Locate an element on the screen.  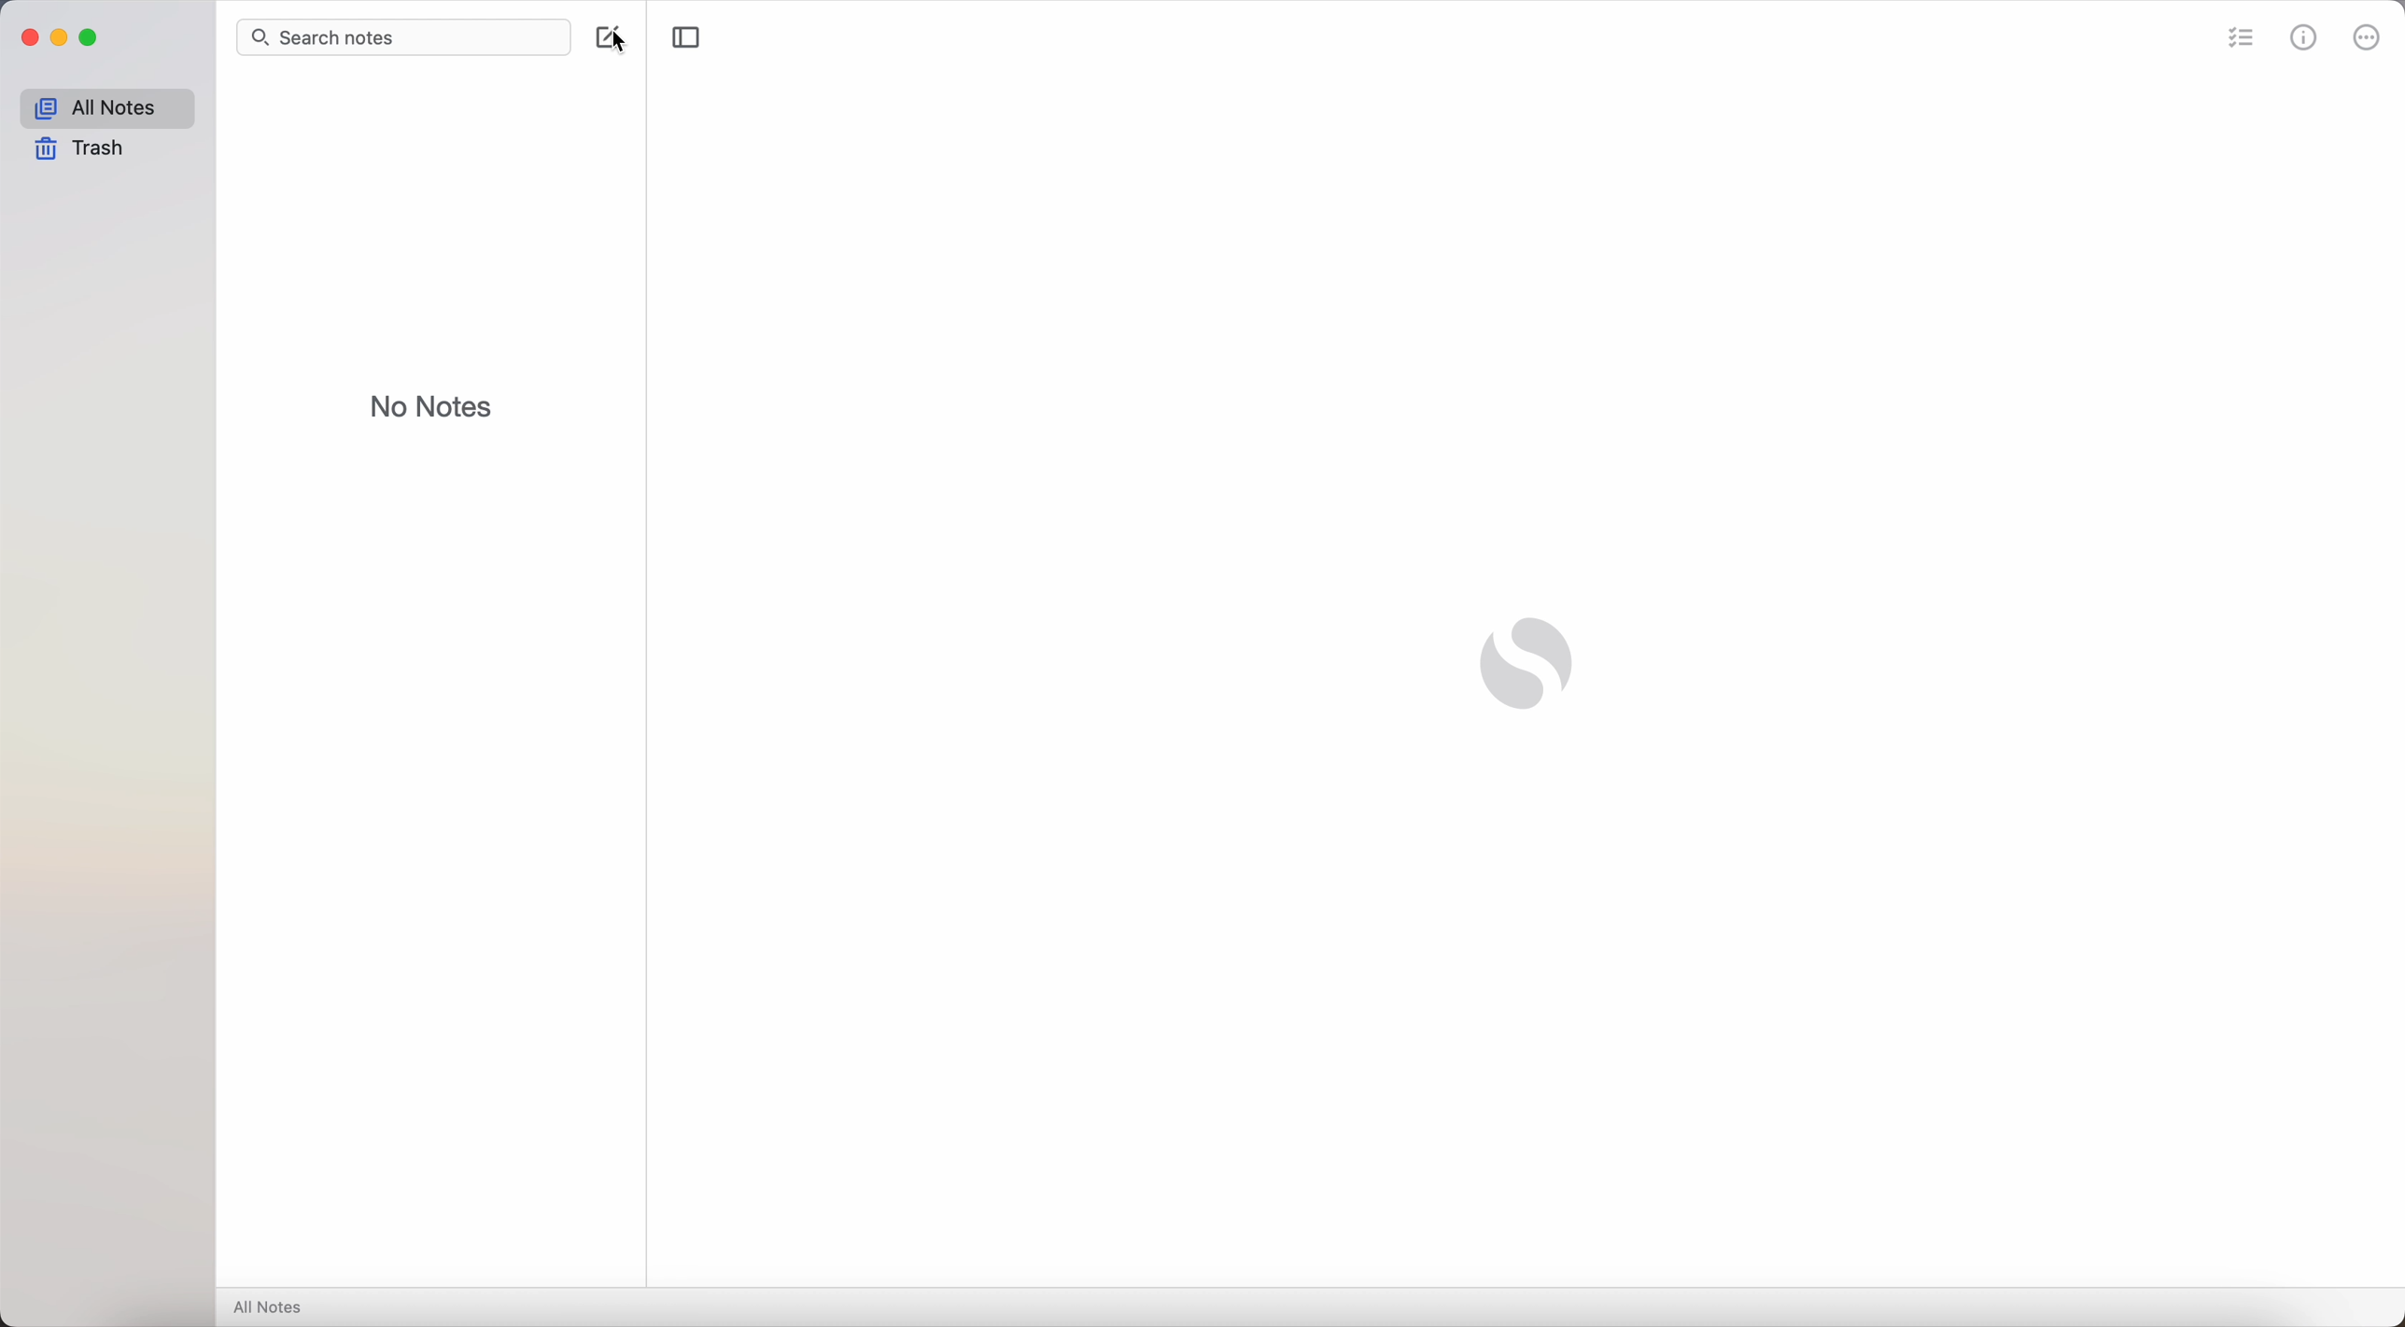
all notes is located at coordinates (104, 106).